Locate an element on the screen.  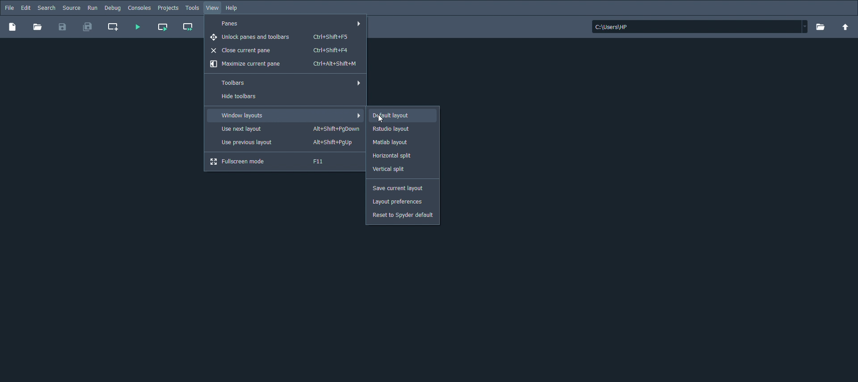
Browse a working directory is located at coordinates (822, 27).